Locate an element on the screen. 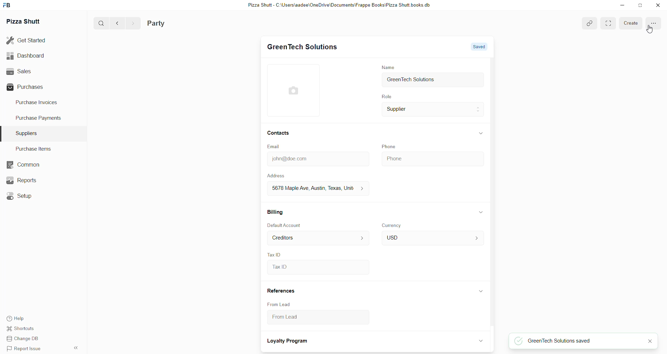 The width and height of the screenshot is (667, 354). Setup is located at coordinates (20, 195).